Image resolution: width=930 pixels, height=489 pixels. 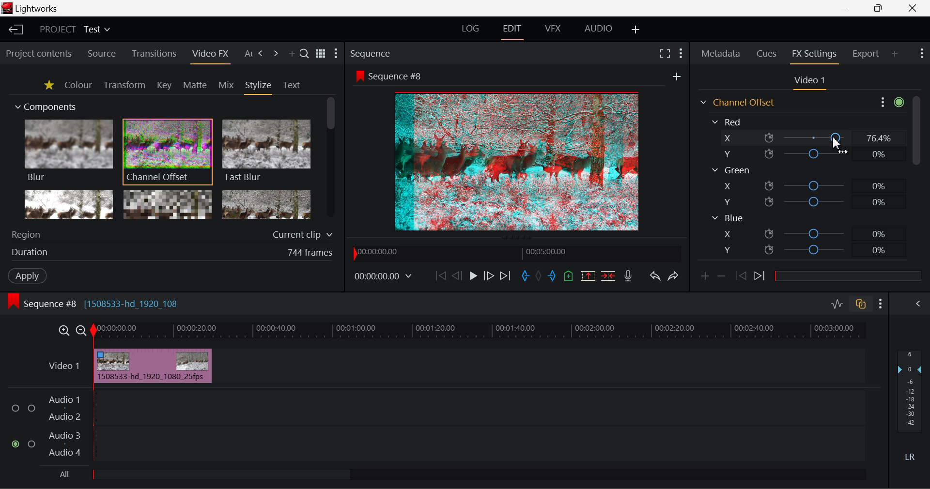 What do you see at coordinates (656, 277) in the screenshot?
I see `Undo` at bounding box center [656, 277].